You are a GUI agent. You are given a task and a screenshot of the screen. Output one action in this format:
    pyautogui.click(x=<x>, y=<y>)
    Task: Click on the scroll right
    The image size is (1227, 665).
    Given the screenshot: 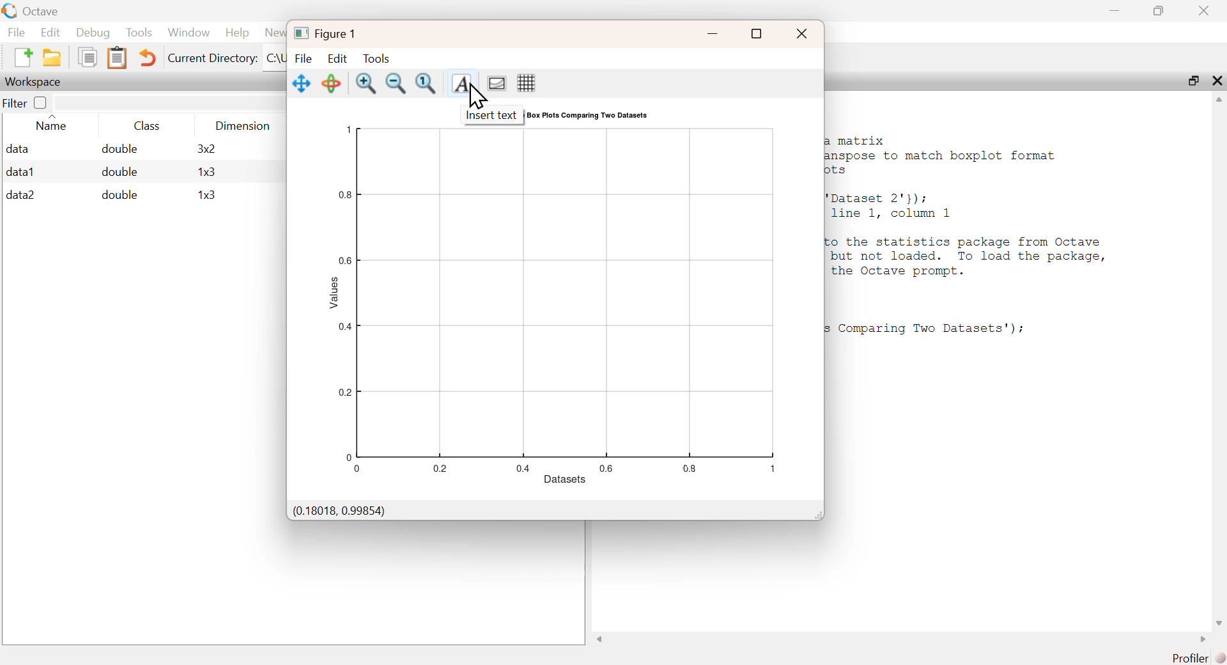 What is the action you would take?
    pyautogui.click(x=1200, y=639)
    